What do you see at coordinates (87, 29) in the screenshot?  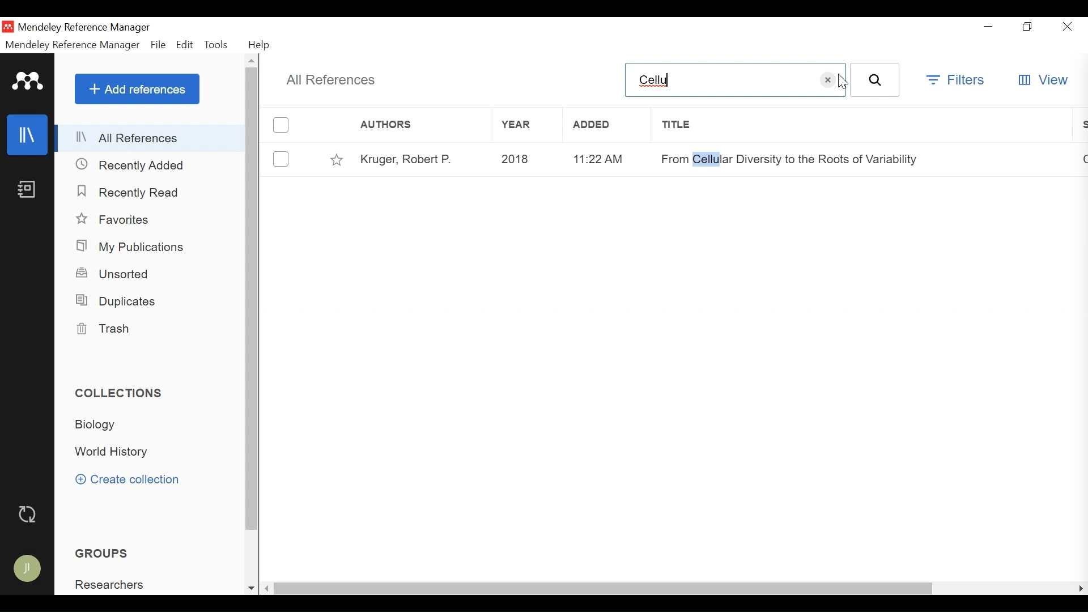 I see `Mendeley Reference Manager` at bounding box center [87, 29].